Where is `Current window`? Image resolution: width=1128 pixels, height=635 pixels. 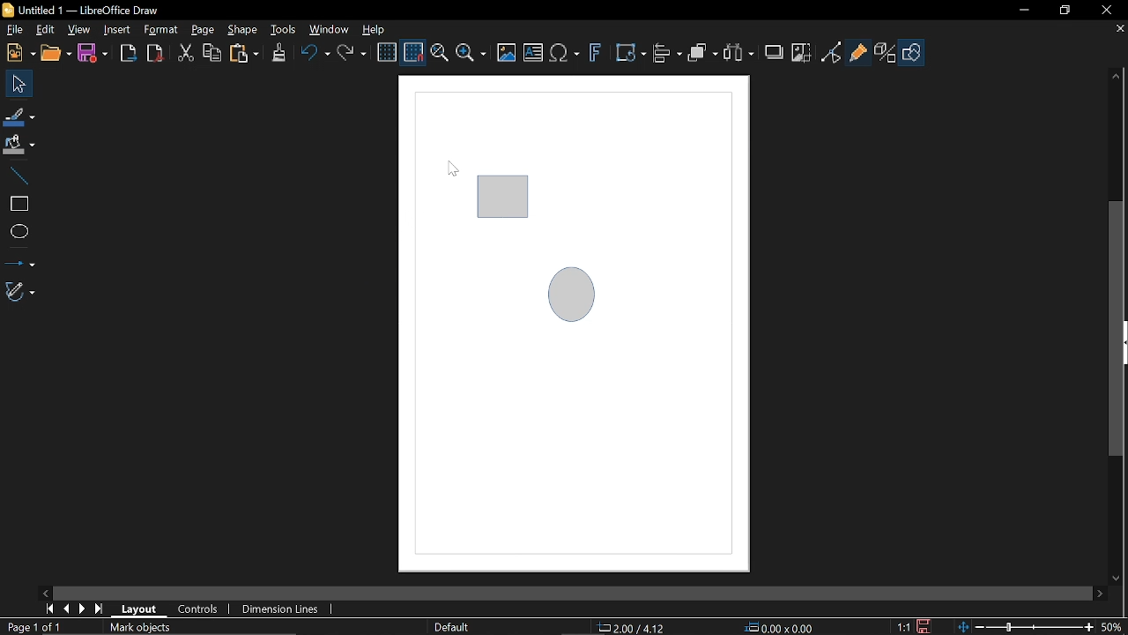 Current window is located at coordinates (88, 10).